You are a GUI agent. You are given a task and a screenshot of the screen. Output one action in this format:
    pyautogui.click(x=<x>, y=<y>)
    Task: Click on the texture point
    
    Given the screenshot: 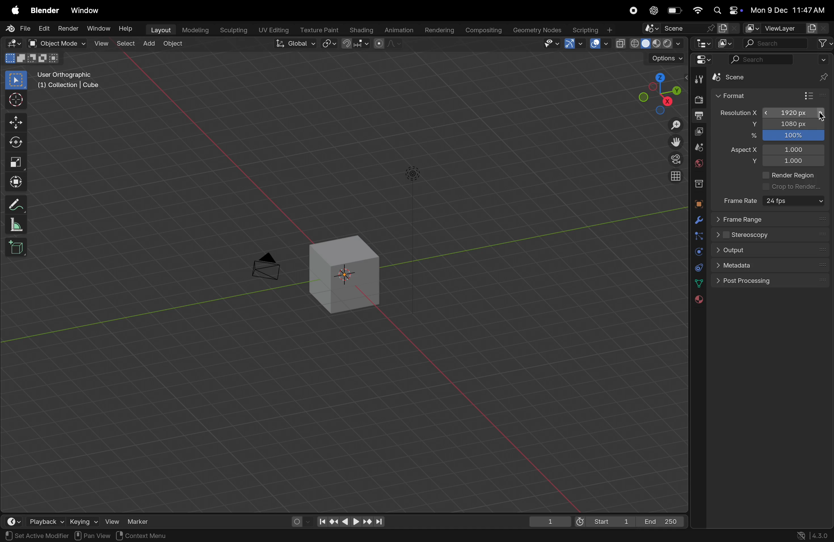 What is the action you would take?
    pyautogui.click(x=320, y=29)
    